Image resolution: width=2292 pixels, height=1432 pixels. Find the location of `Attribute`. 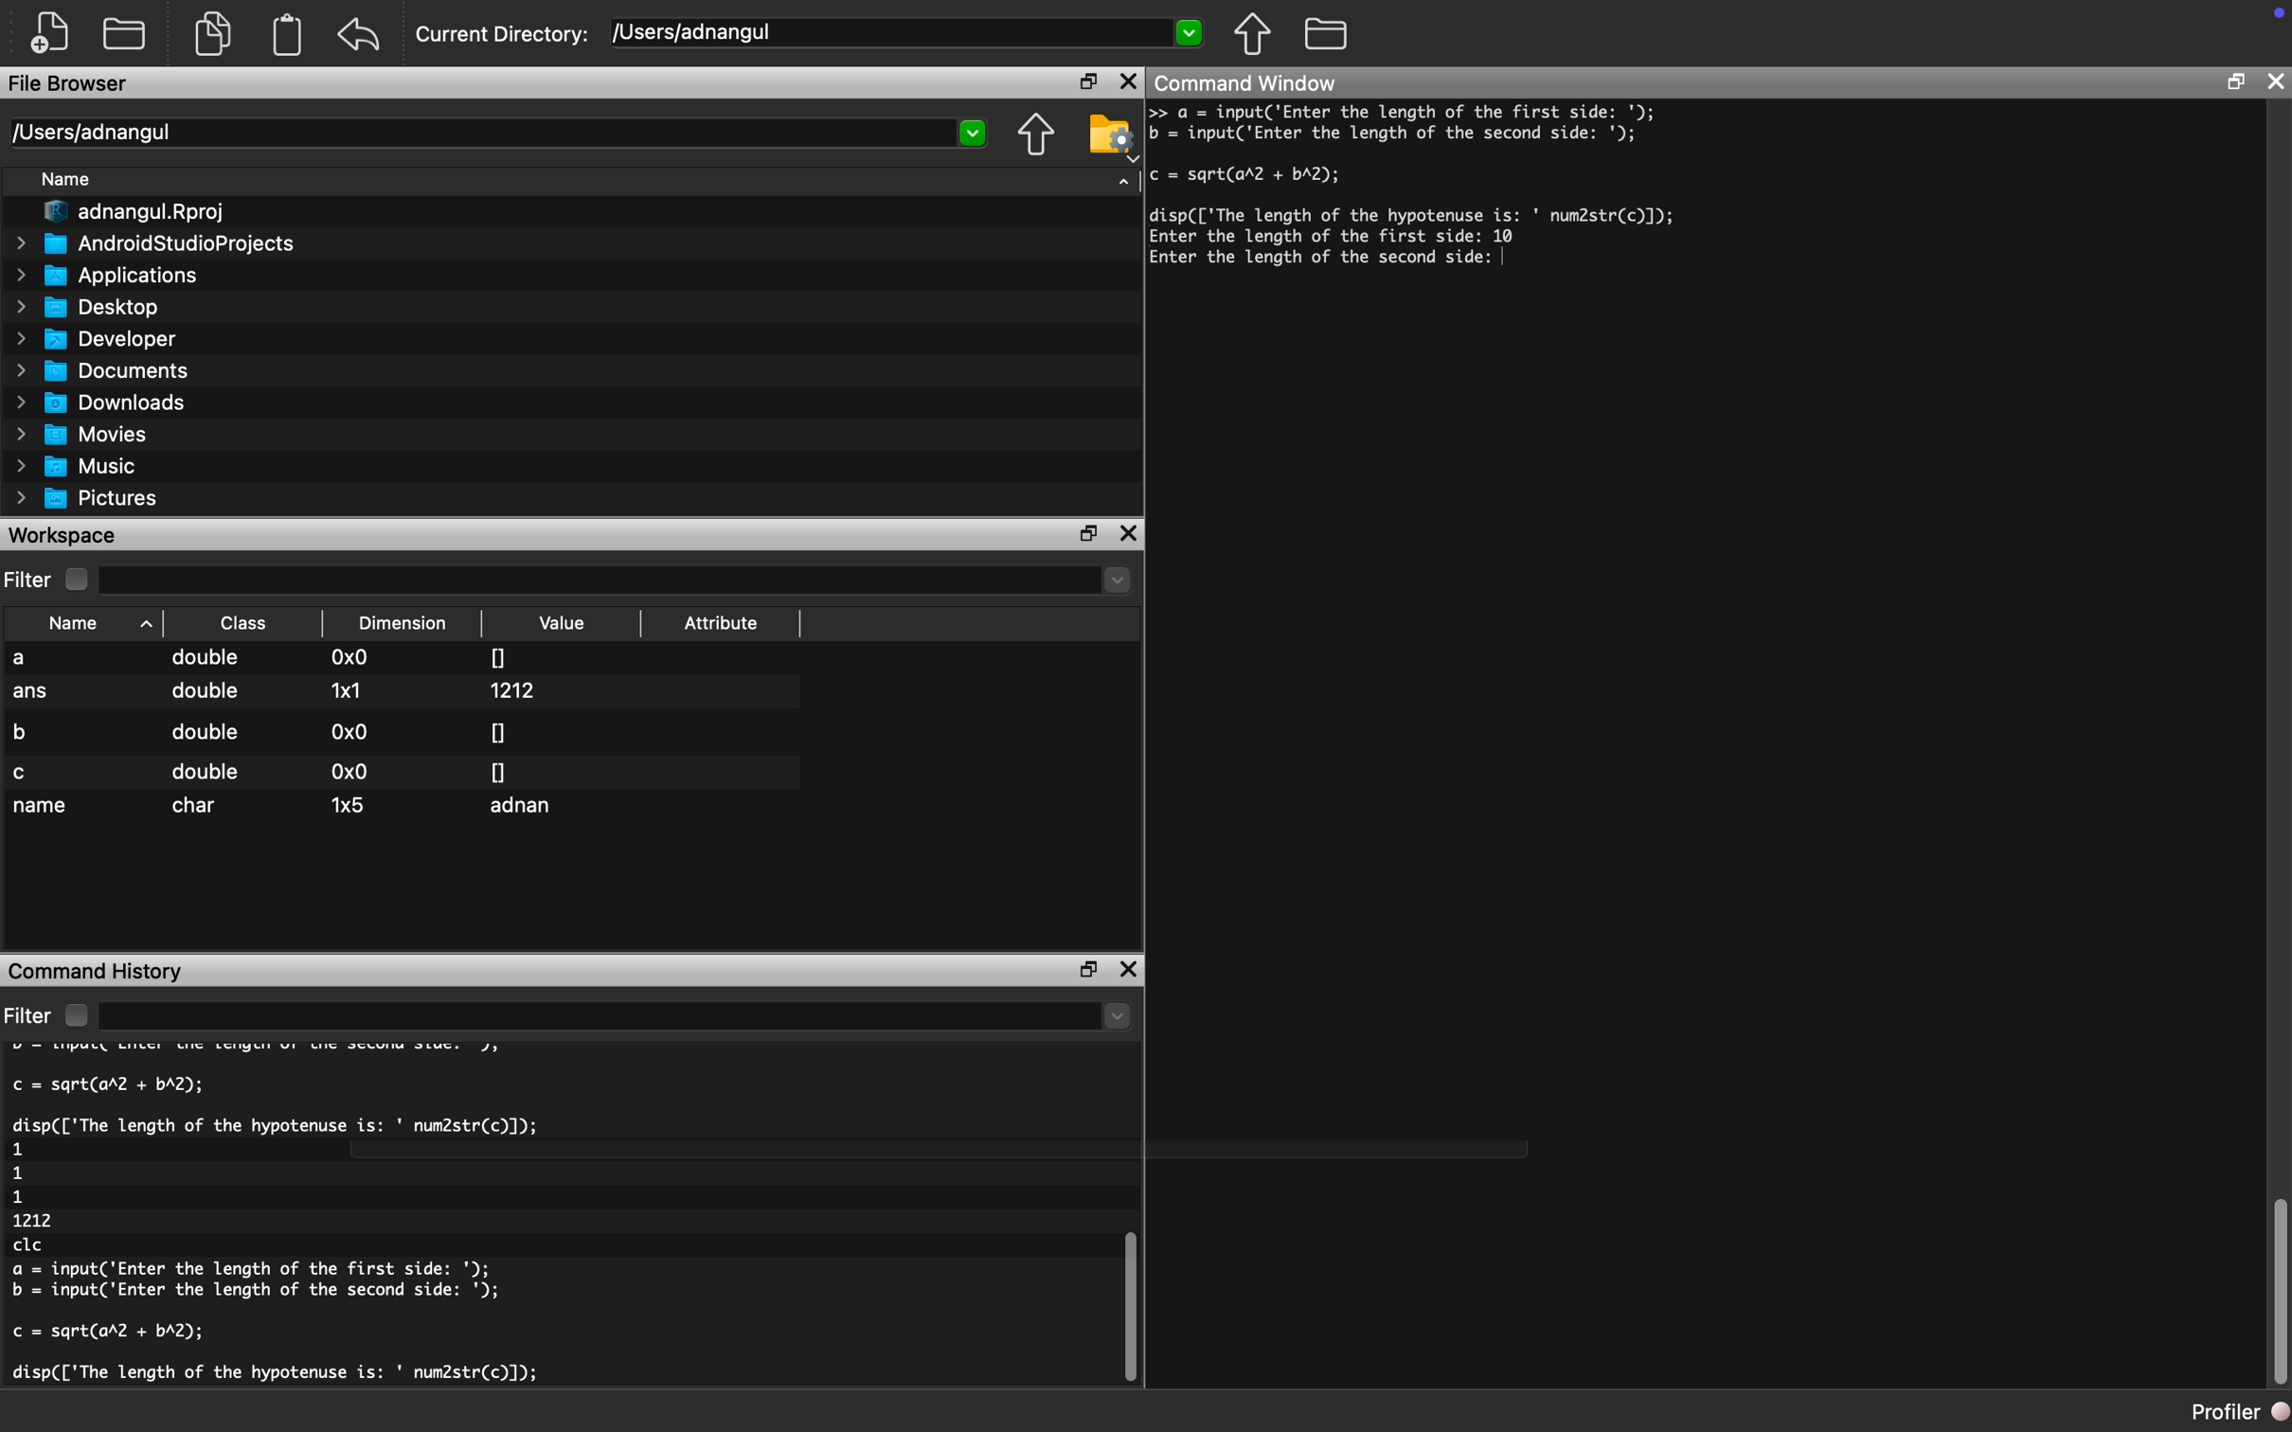

Attribute is located at coordinates (722, 628).